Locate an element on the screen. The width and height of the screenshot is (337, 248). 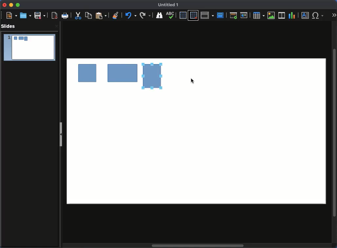
Copy is located at coordinates (89, 15).